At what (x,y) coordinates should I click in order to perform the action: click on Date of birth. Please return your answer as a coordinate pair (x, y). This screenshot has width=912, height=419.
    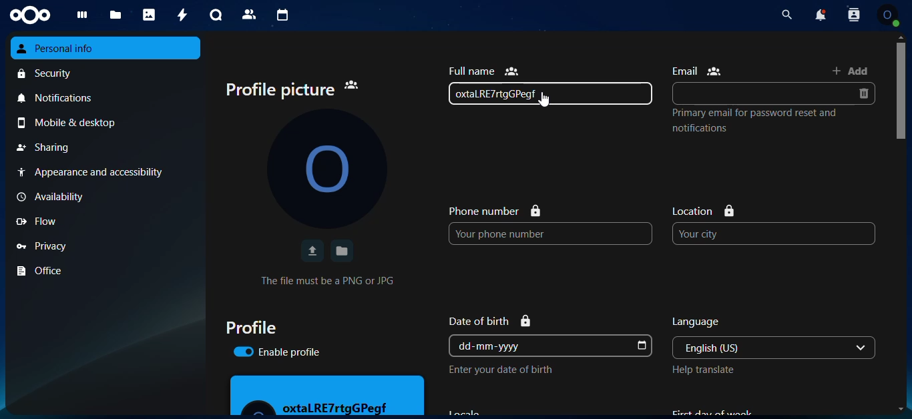
    Looking at the image, I should click on (490, 321).